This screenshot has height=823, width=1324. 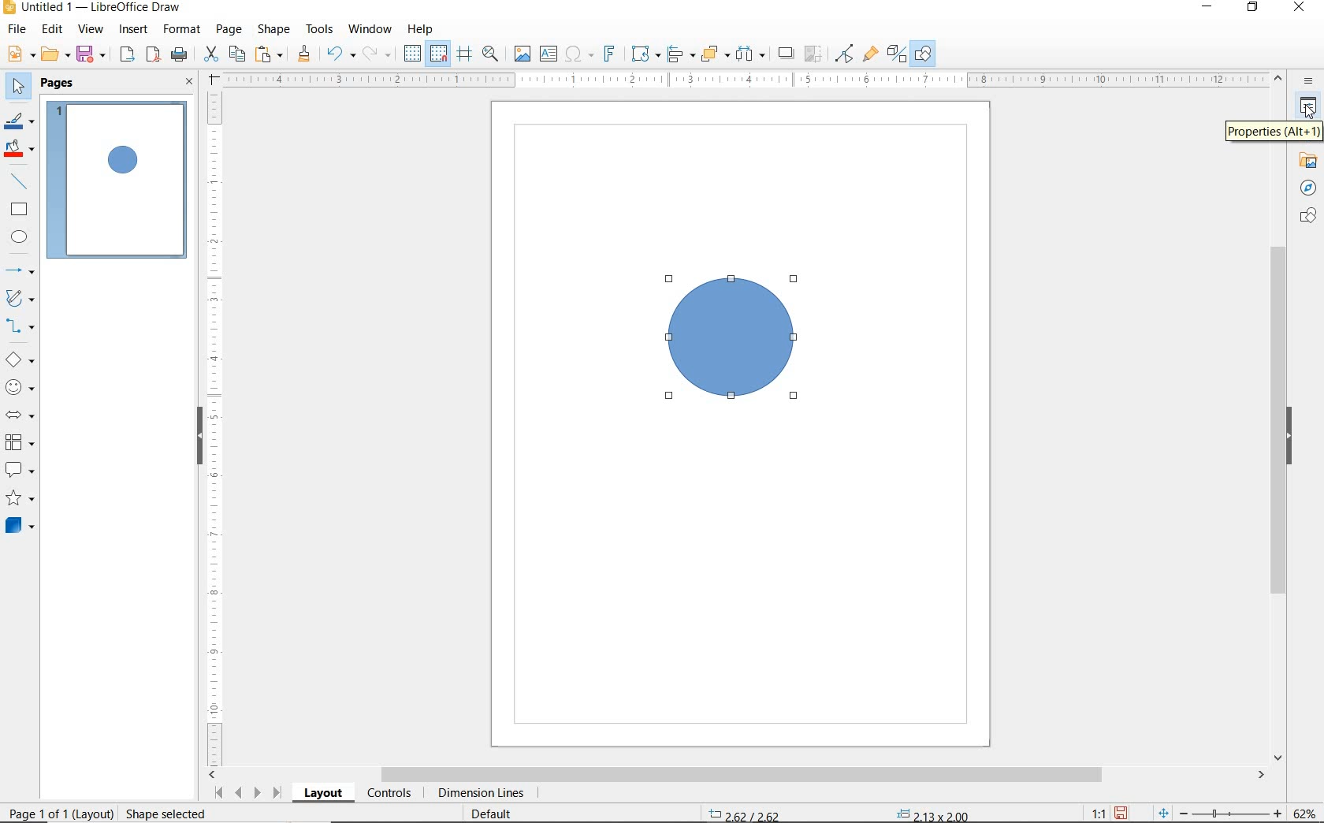 What do you see at coordinates (20, 499) in the screenshot?
I see `STARS AND BANNERS` at bounding box center [20, 499].